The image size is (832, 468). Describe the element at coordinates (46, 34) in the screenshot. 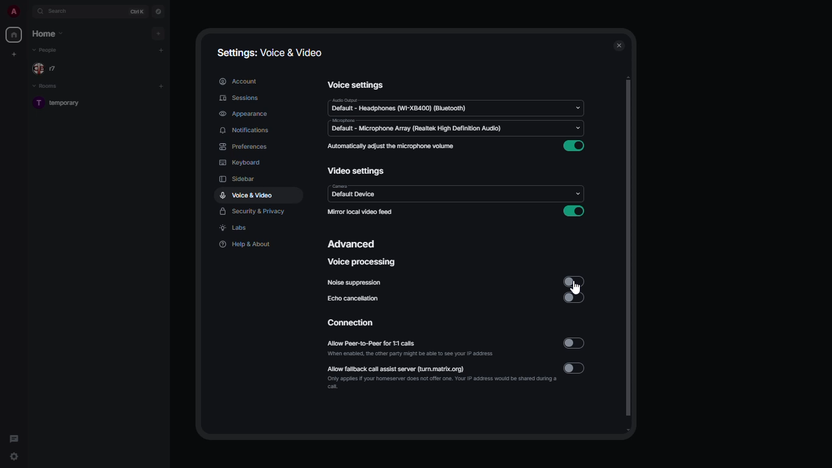

I see `home` at that location.